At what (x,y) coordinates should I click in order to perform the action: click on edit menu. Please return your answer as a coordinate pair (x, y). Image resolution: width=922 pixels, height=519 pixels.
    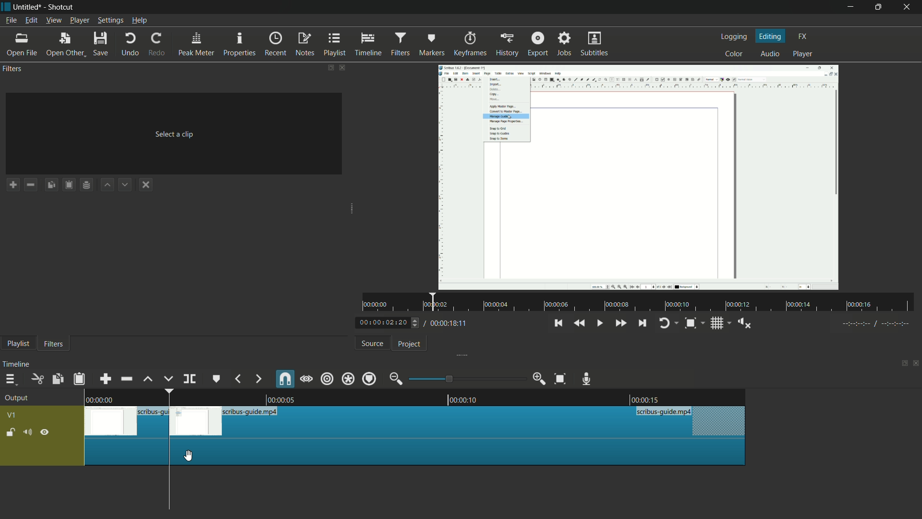
    Looking at the image, I should click on (31, 20).